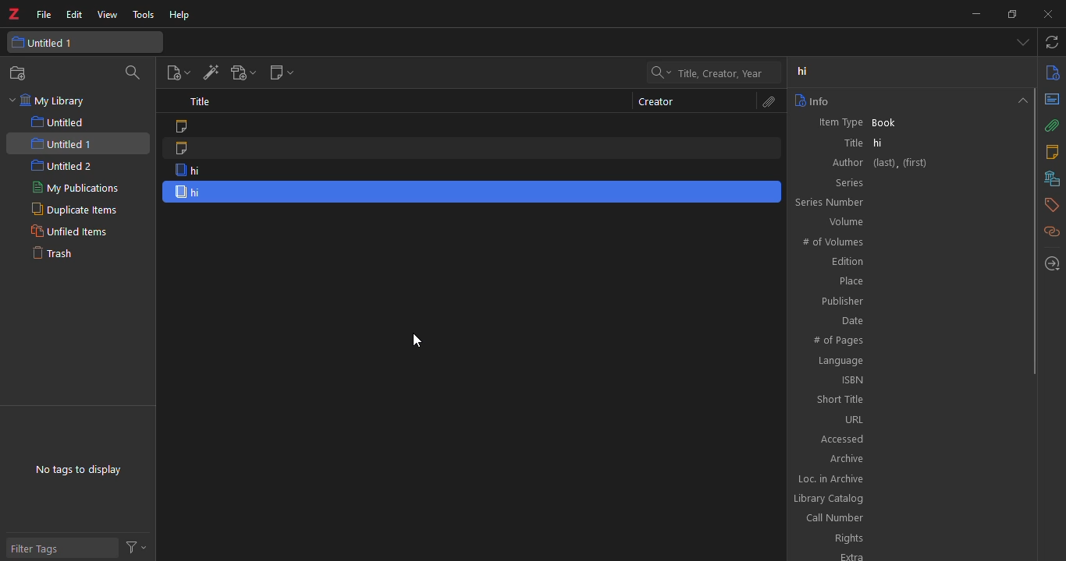 This screenshot has height=561, width=1066. What do you see at coordinates (830, 478) in the screenshot?
I see `Loc. in archive` at bounding box center [830, 478].